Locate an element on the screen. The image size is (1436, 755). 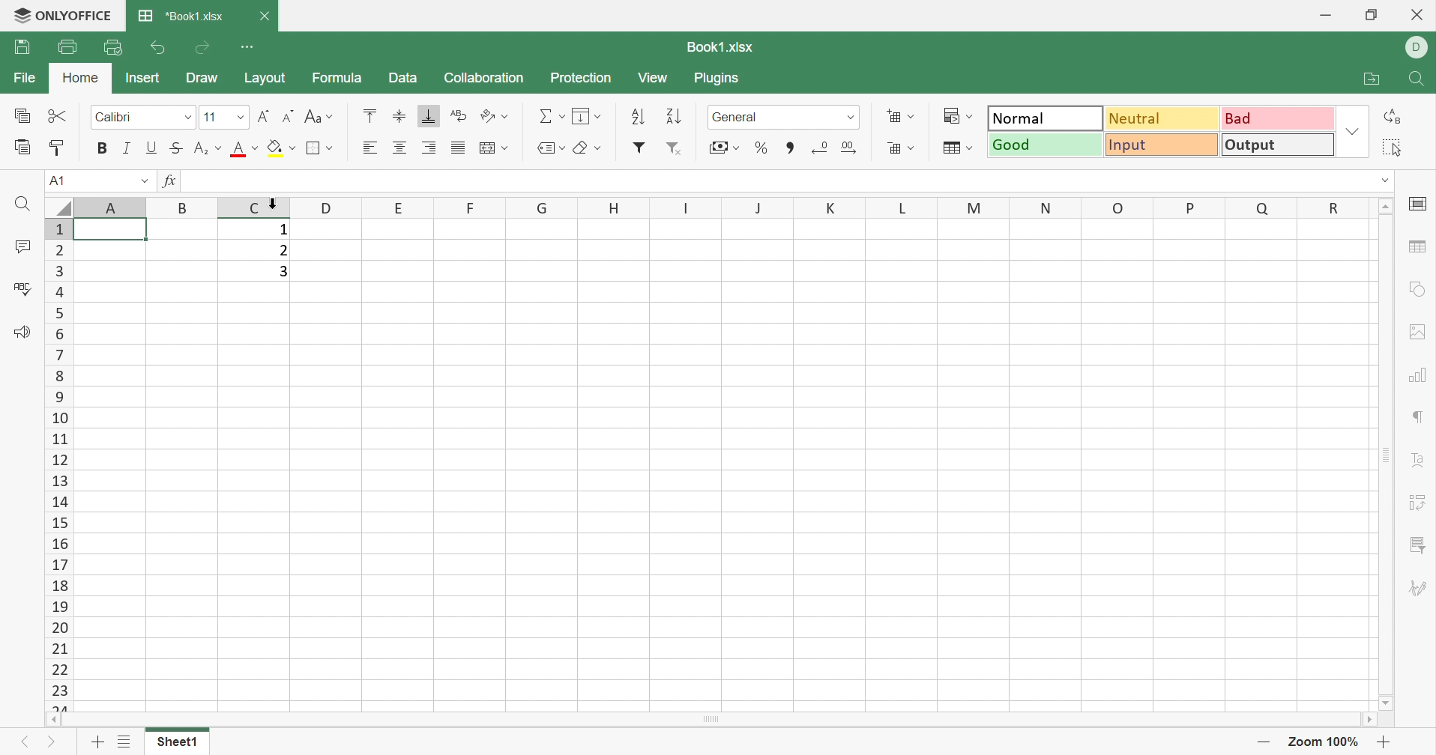
Drop Down is located at coordinates (1387, 180).